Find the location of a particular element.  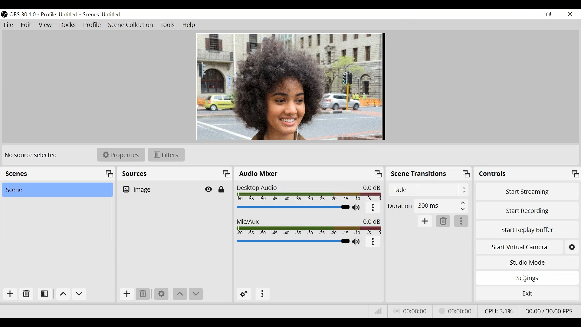

Maximize is located at coordinates (466, 174).